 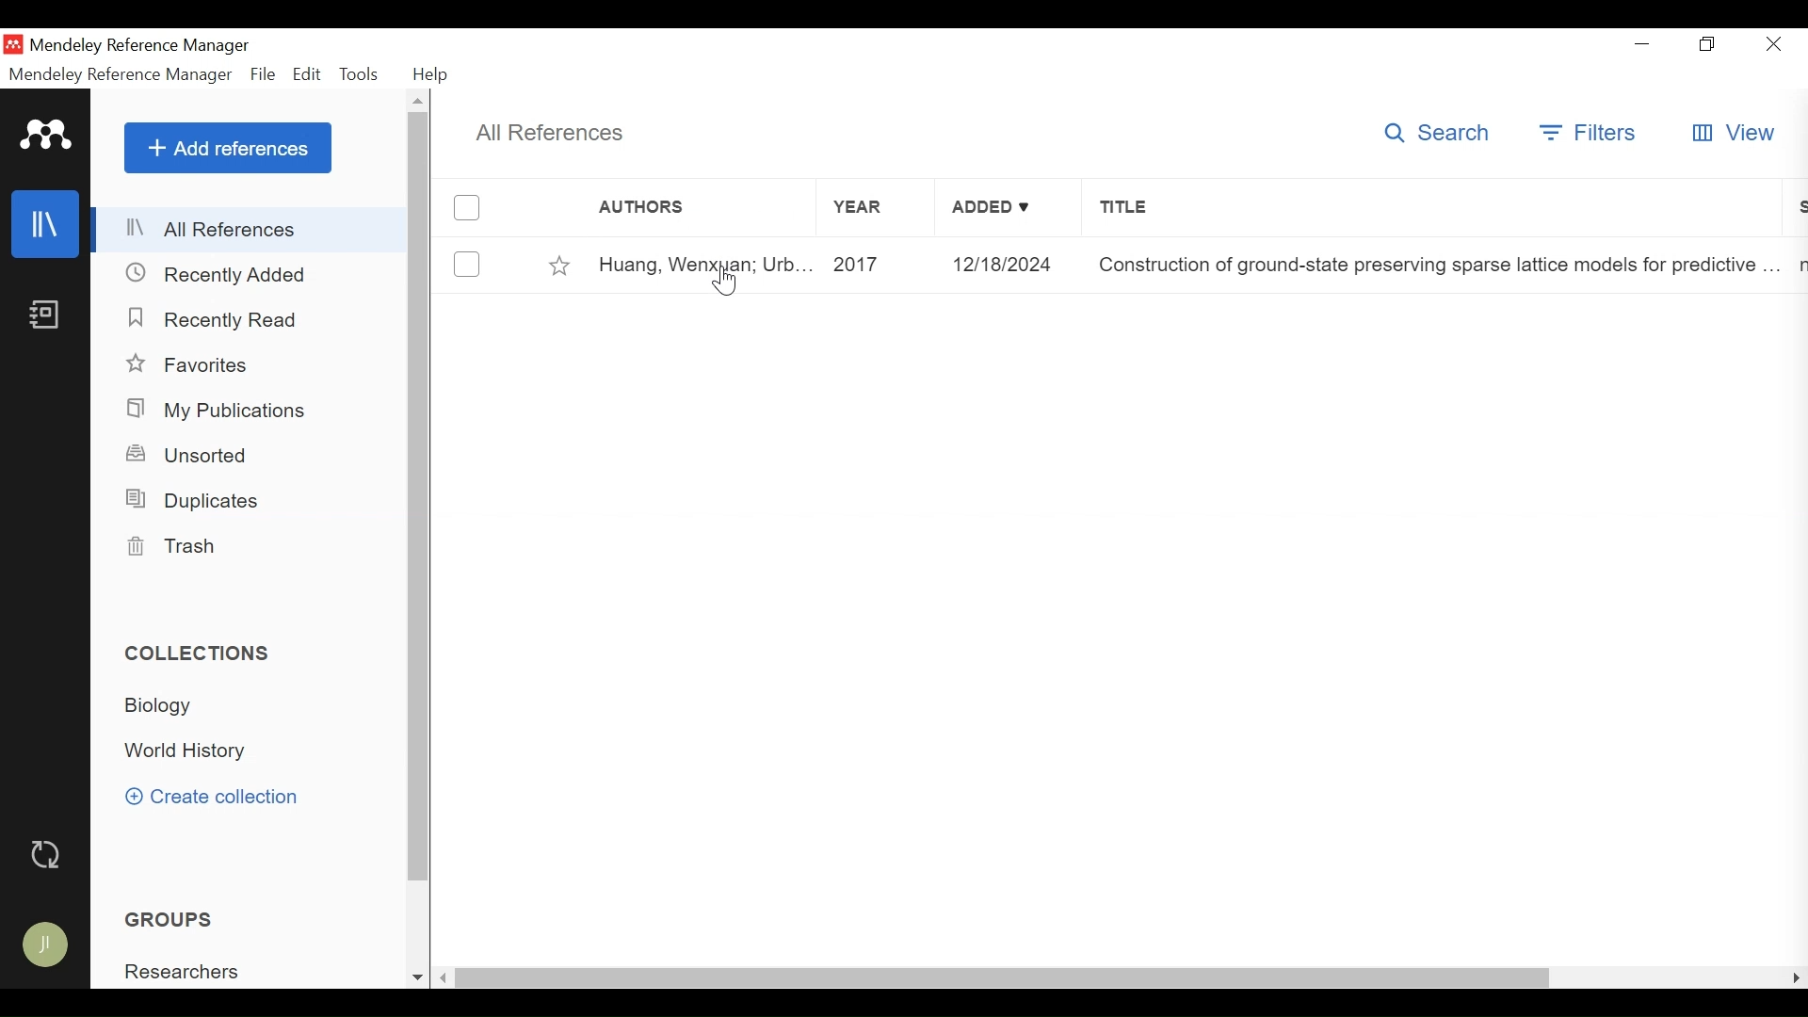 What do you see at coordinates (1797, 977) in the screenshot?
I see `Scroll Right` at bounding box center [1797, 977].